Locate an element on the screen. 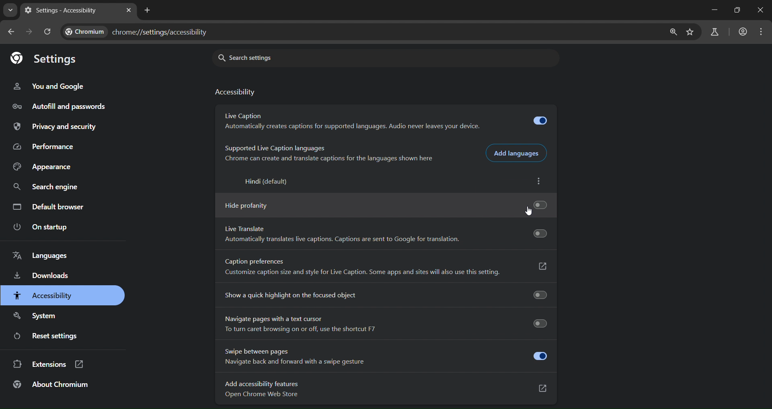 The image size is (772, 409). zoom is located at coordinates (671, 33).